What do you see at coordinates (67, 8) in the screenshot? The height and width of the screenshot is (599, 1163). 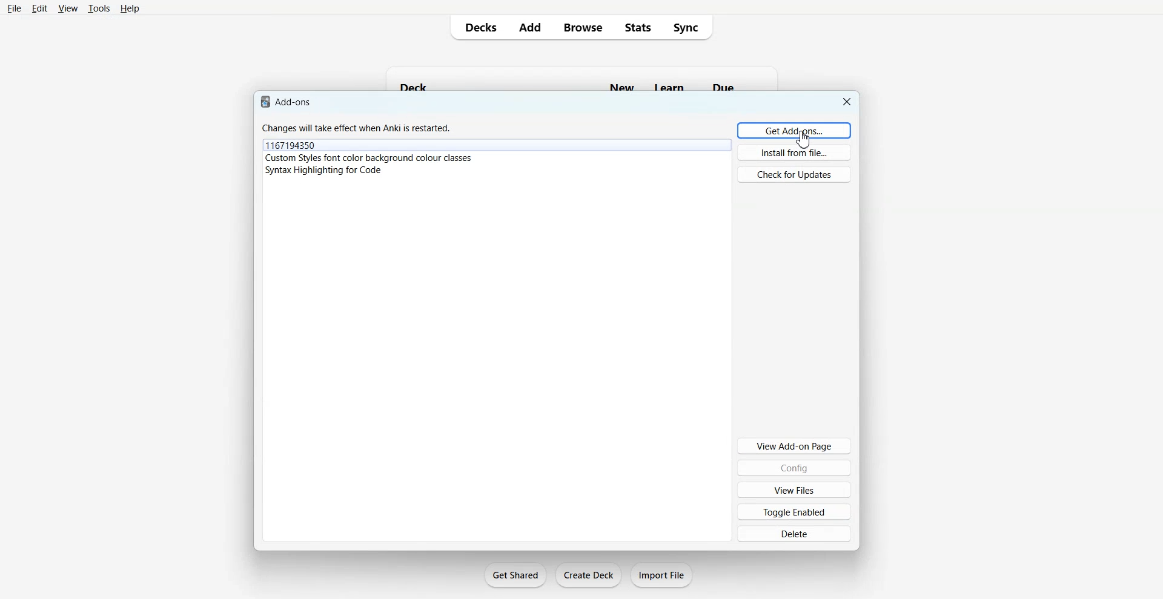 I see `View` at bounding box center [67, 8].